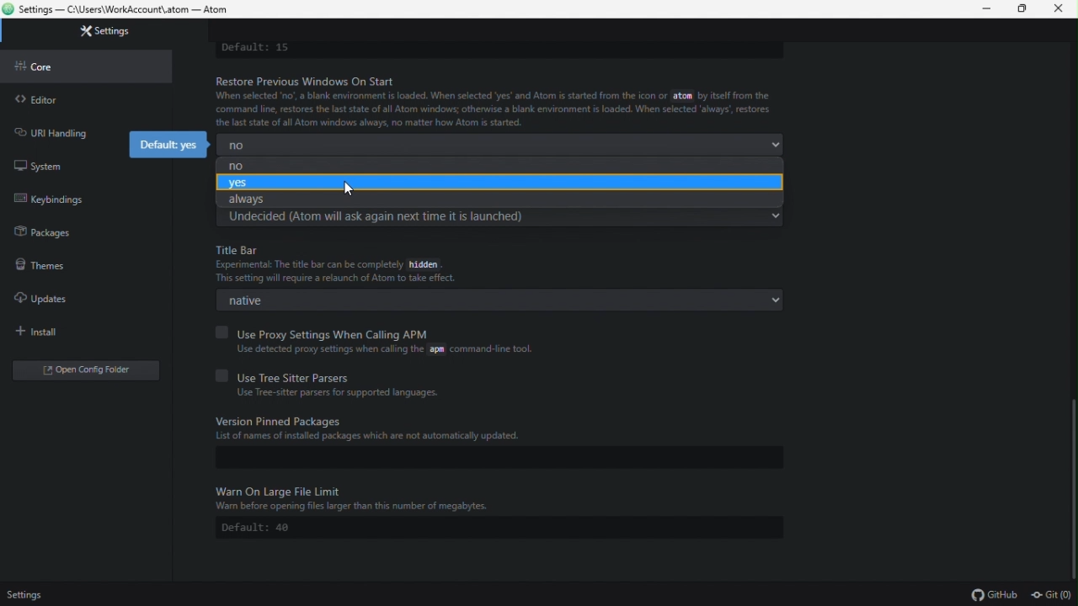  What do you see at coordinates (349, 190) in the screenshot?
I see `cursor` at bounding box center [349, 190].